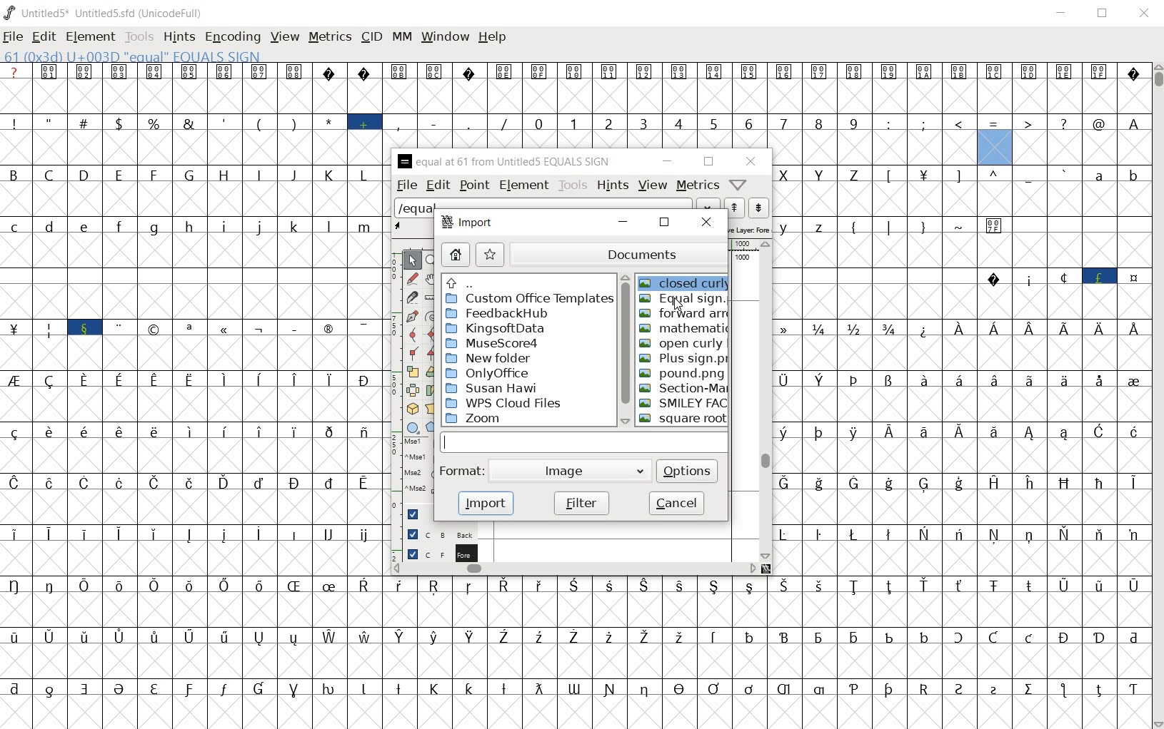 The height and width of the screenshot is (729, 1164). Describe the element at coordinates (485, 504) in the screenshot. I see `import` at that location.